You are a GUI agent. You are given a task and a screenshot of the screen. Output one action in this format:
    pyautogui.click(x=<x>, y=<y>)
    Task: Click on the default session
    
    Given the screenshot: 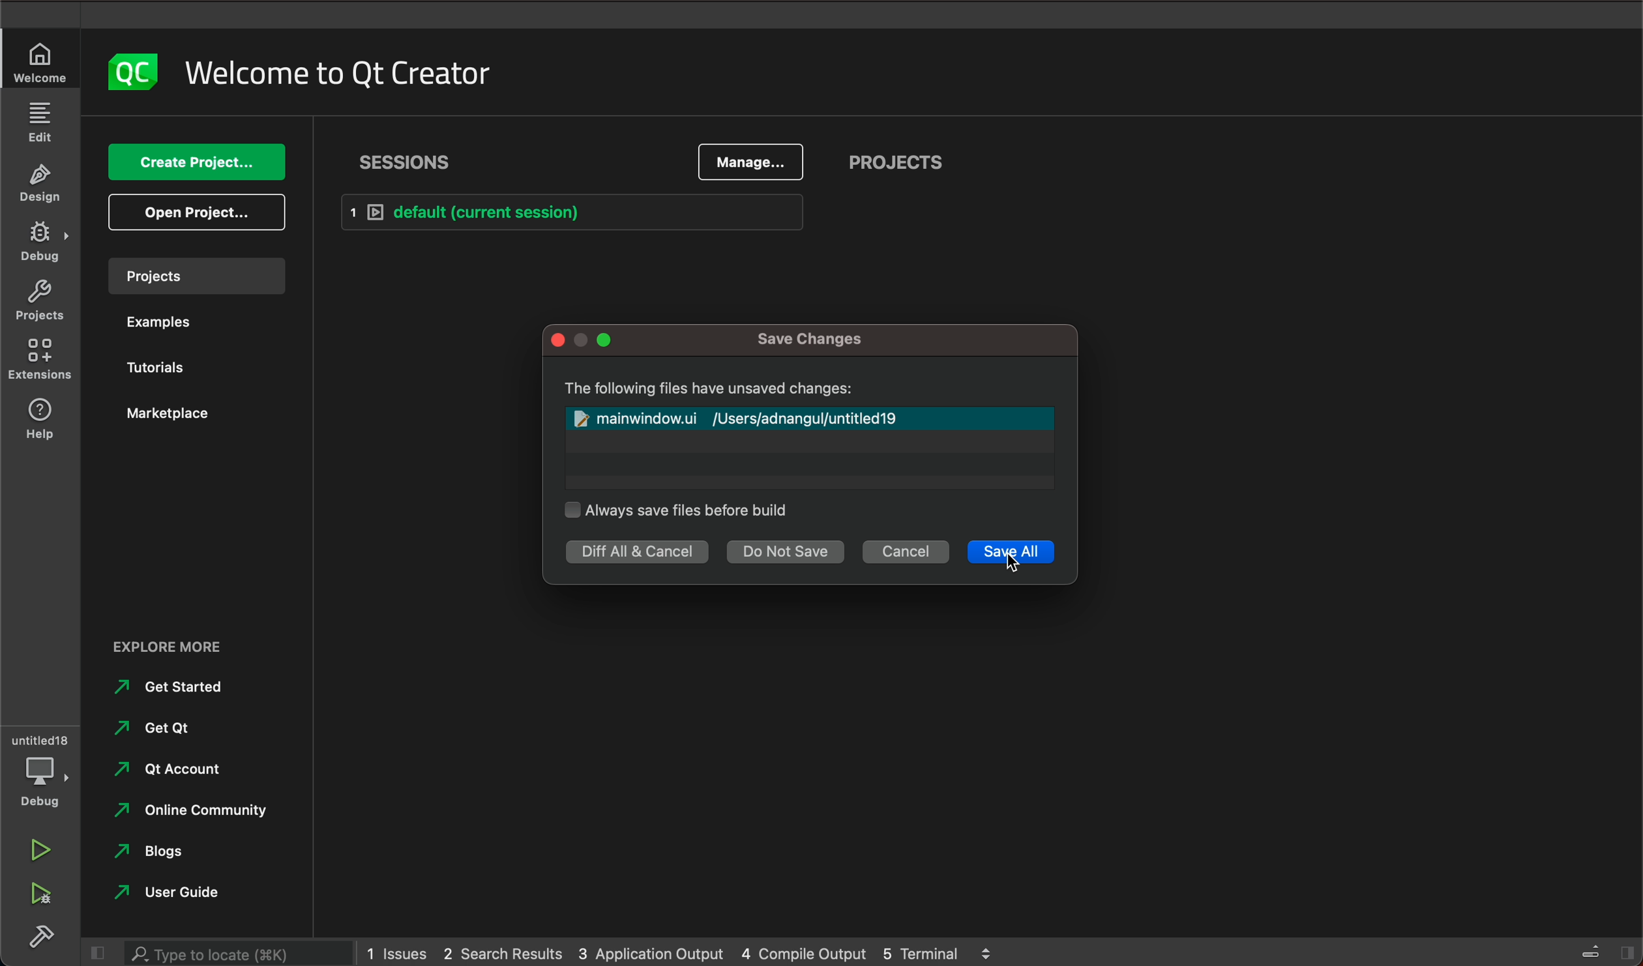 What is the action you would take?
    pyautogui.click(x=576, y=212)
    